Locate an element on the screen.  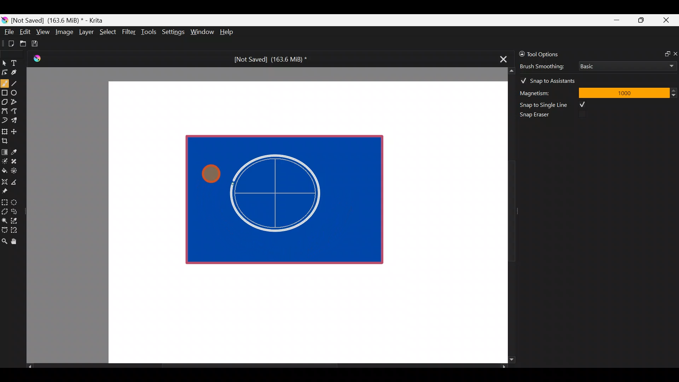
Zoom tool is located at coordinates (4, 241).